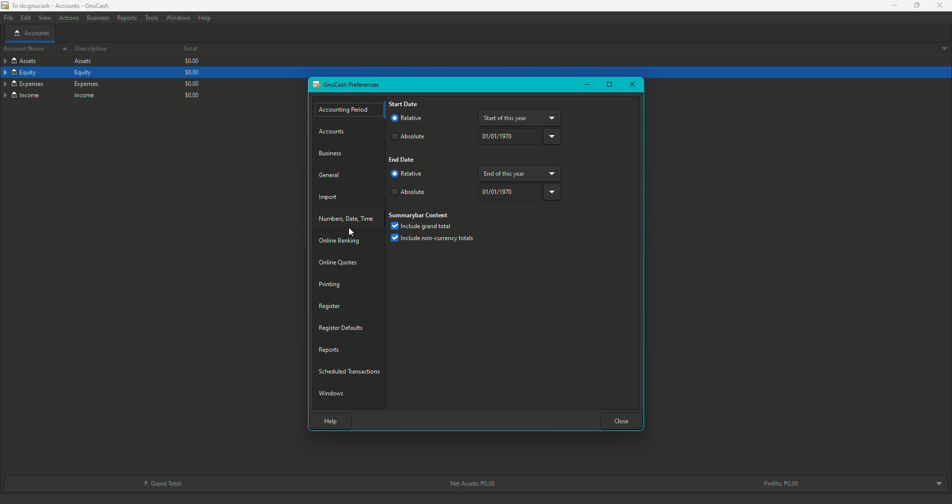  What do you see at coordinates (631, 85) in the screenshot?
I see `Close` at bounding box center [631, 85].